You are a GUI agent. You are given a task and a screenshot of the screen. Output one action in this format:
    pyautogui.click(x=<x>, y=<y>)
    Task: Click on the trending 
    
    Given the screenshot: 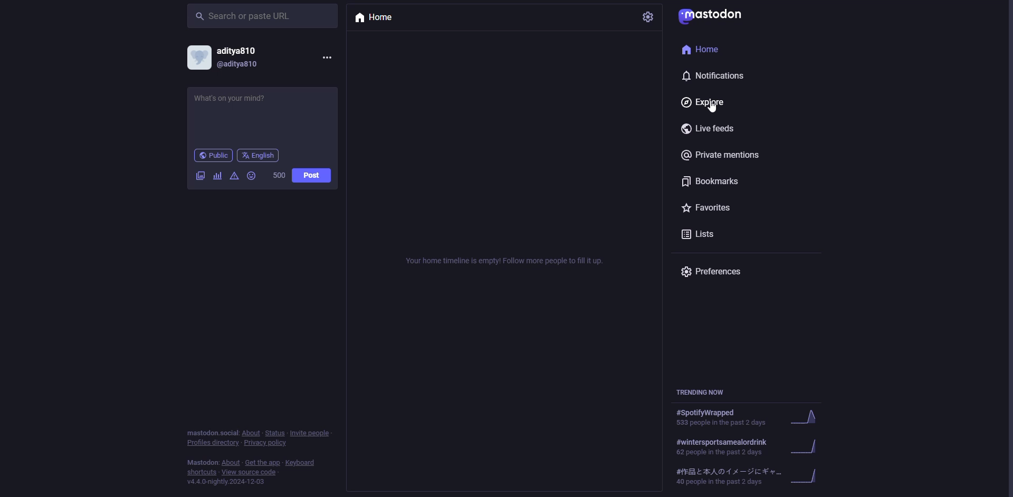 What is the action you would take?
    pyautogui.click(x=704, y=392)
    